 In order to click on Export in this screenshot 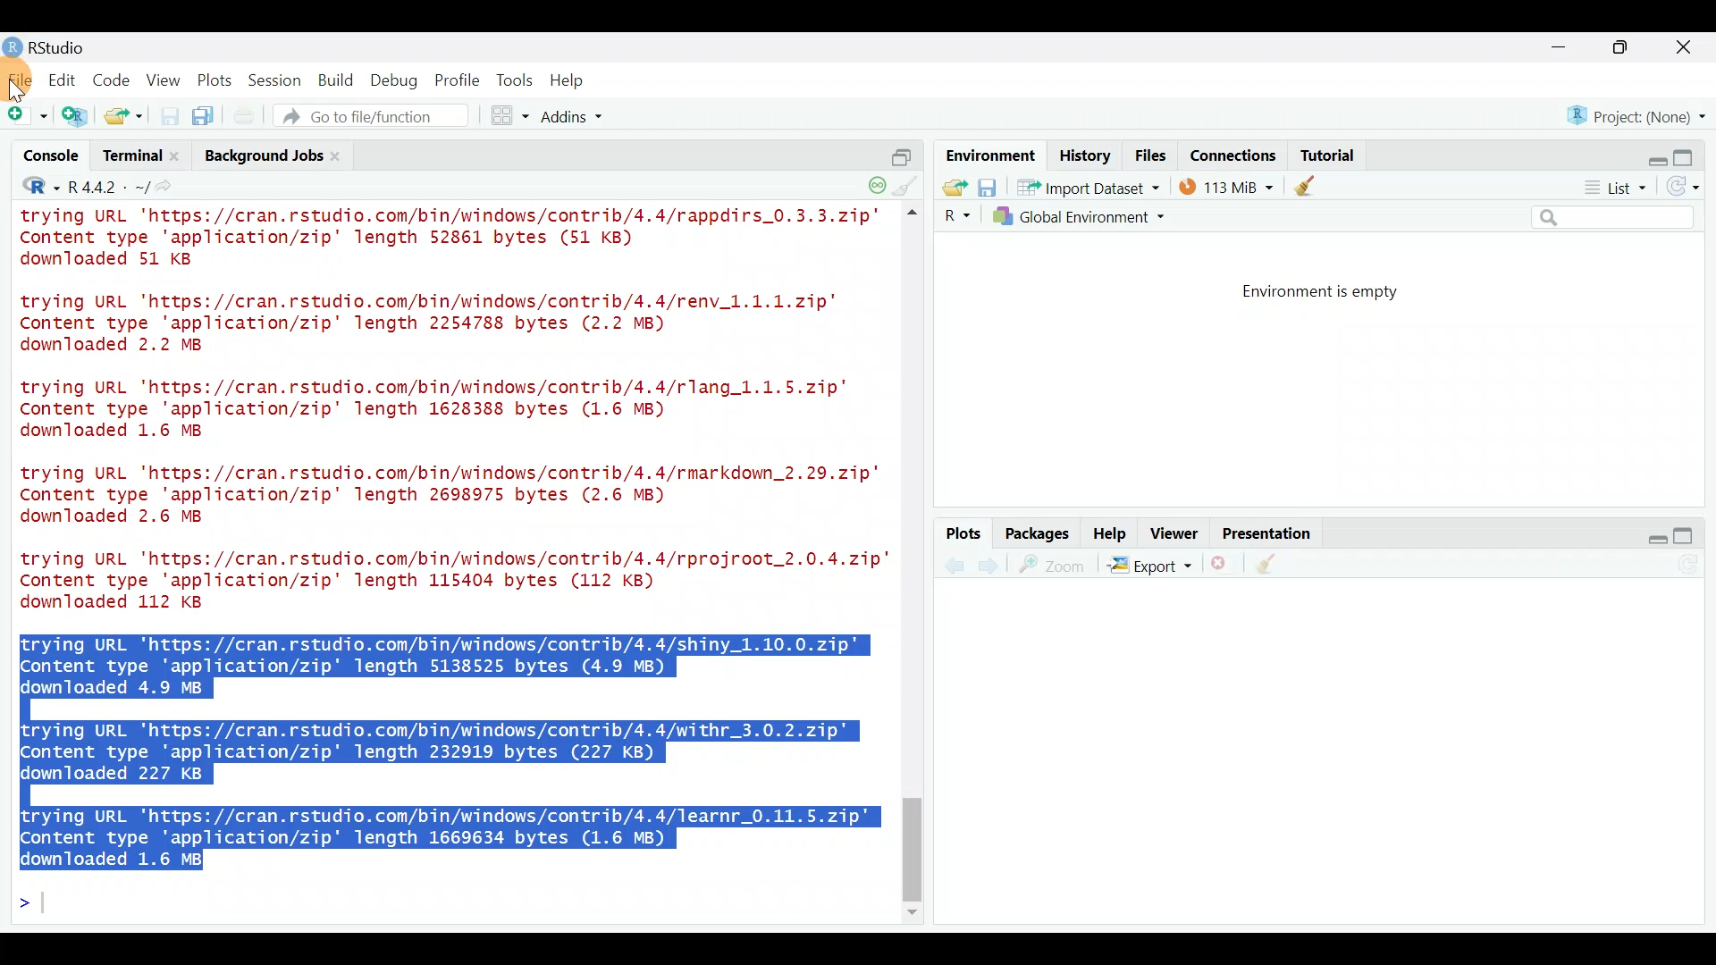, I will do `click(1149, 568)`.